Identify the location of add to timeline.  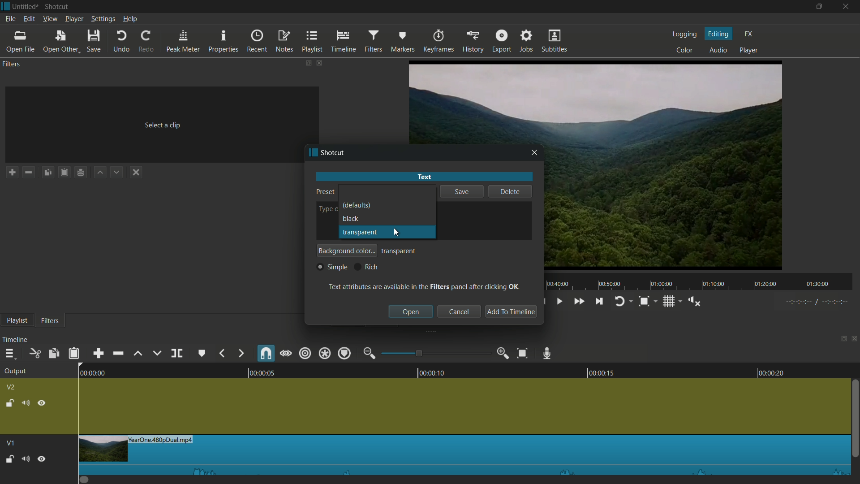
(510, 312).